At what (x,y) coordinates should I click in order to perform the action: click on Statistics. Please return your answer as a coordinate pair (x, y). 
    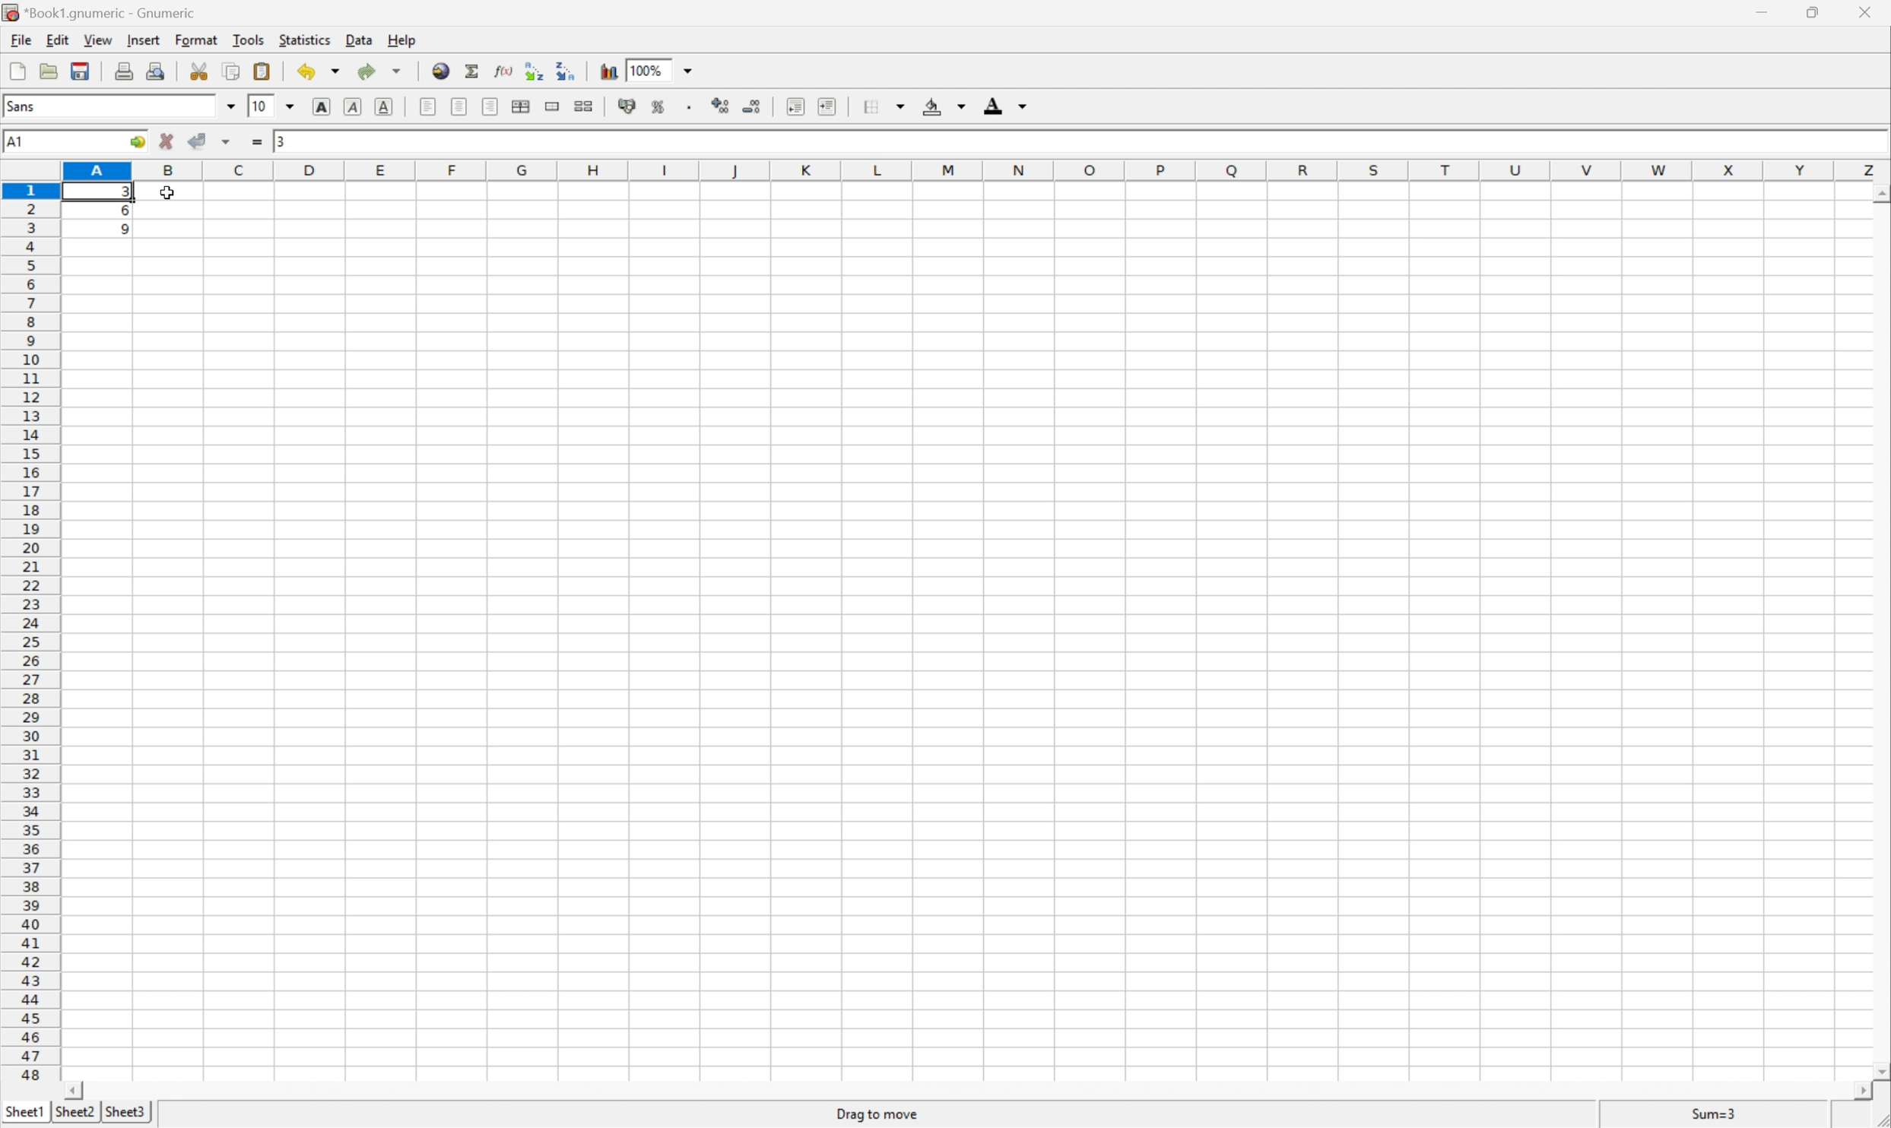
    Looking at the image, I should click on (305, 40).